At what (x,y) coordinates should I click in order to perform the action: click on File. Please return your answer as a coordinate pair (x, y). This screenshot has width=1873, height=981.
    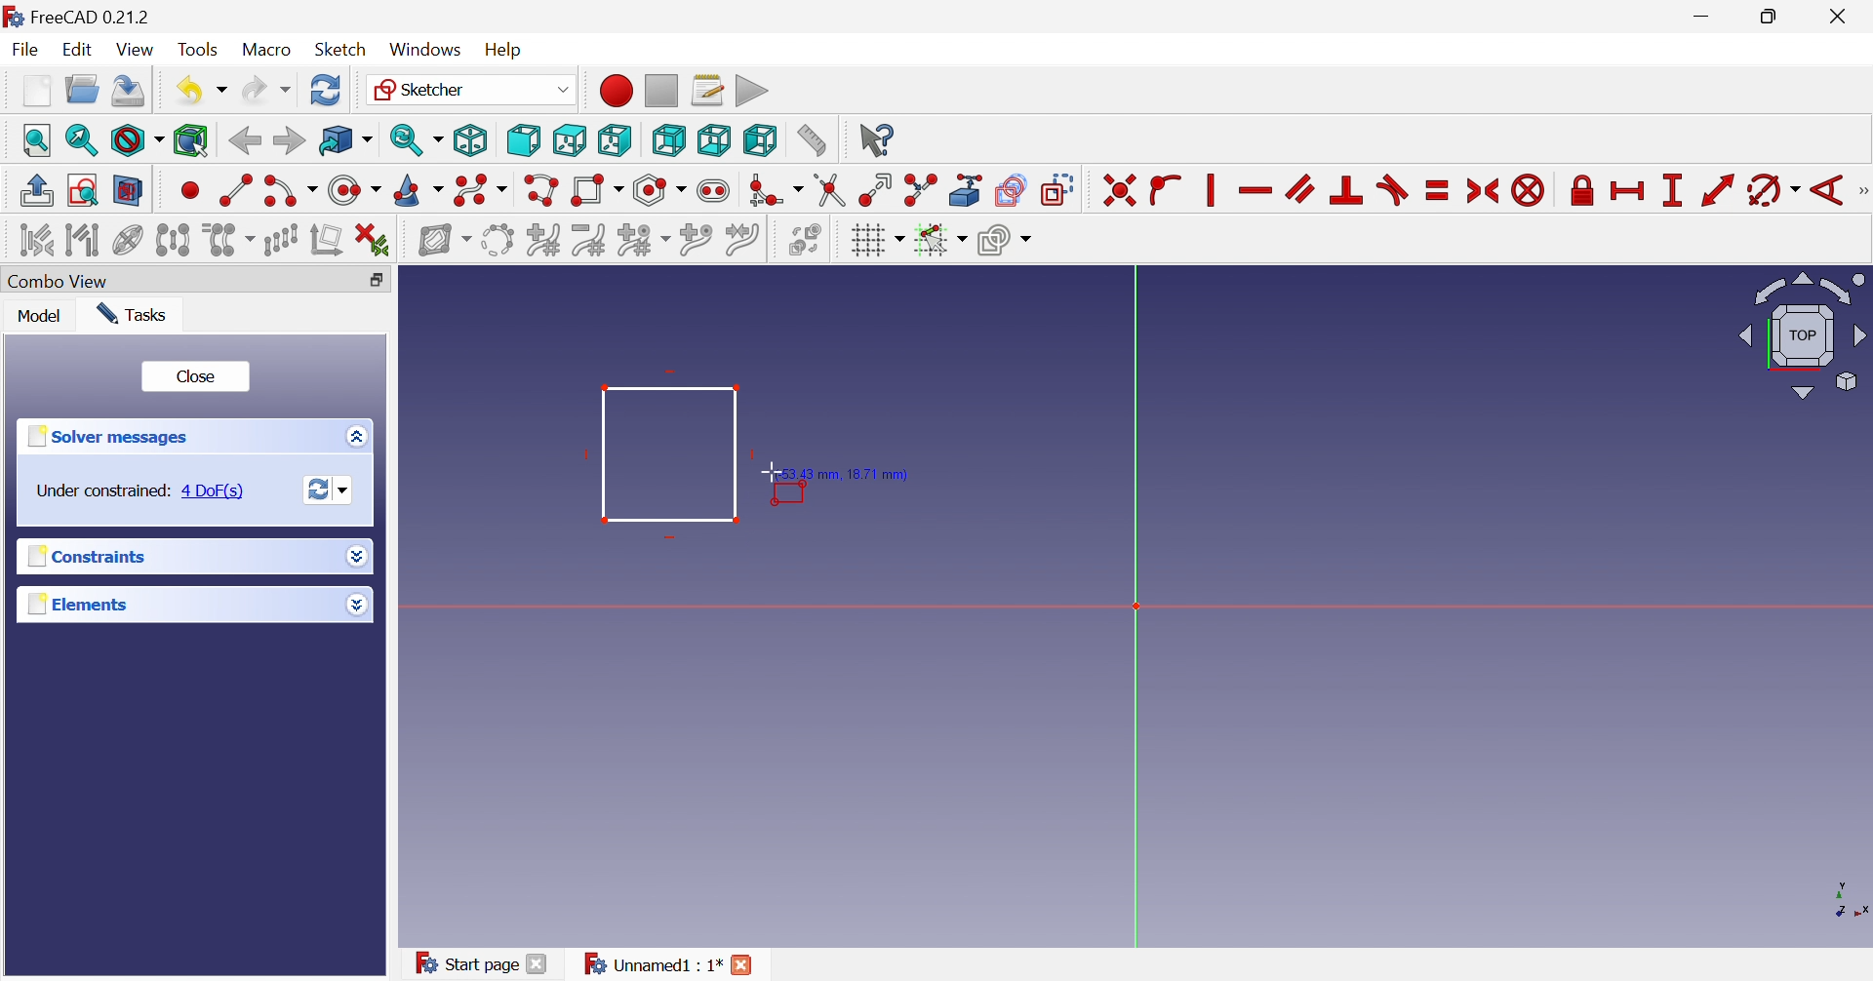
    Looking at the image, I should click on (29, 51).